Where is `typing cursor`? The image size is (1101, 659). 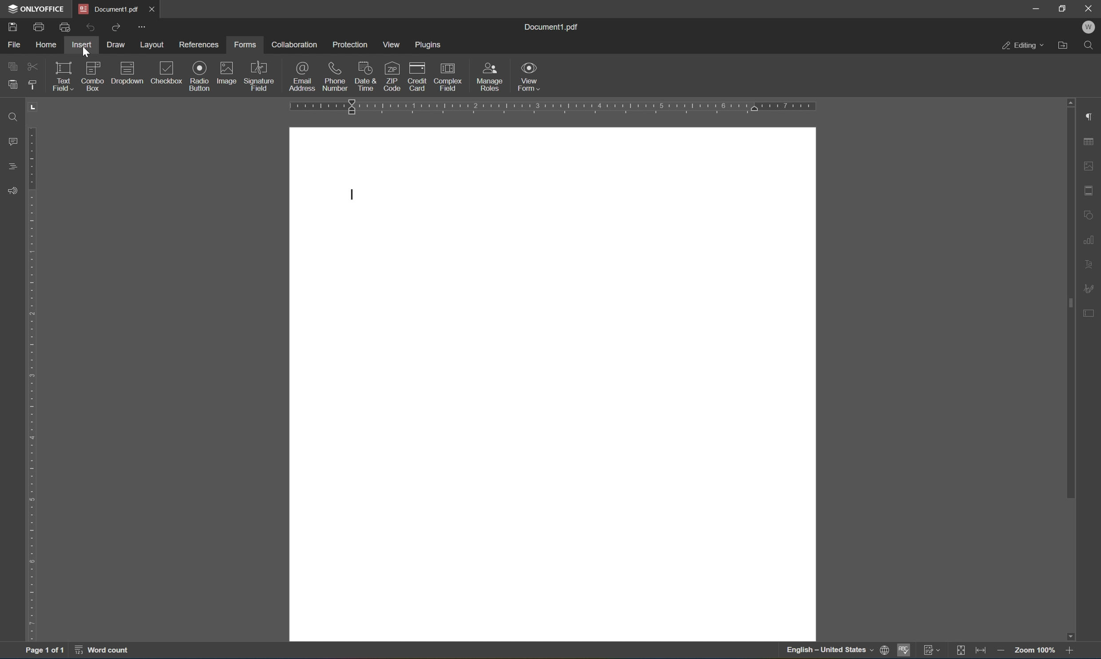
typing cursor is located at coordinates (352, 196).